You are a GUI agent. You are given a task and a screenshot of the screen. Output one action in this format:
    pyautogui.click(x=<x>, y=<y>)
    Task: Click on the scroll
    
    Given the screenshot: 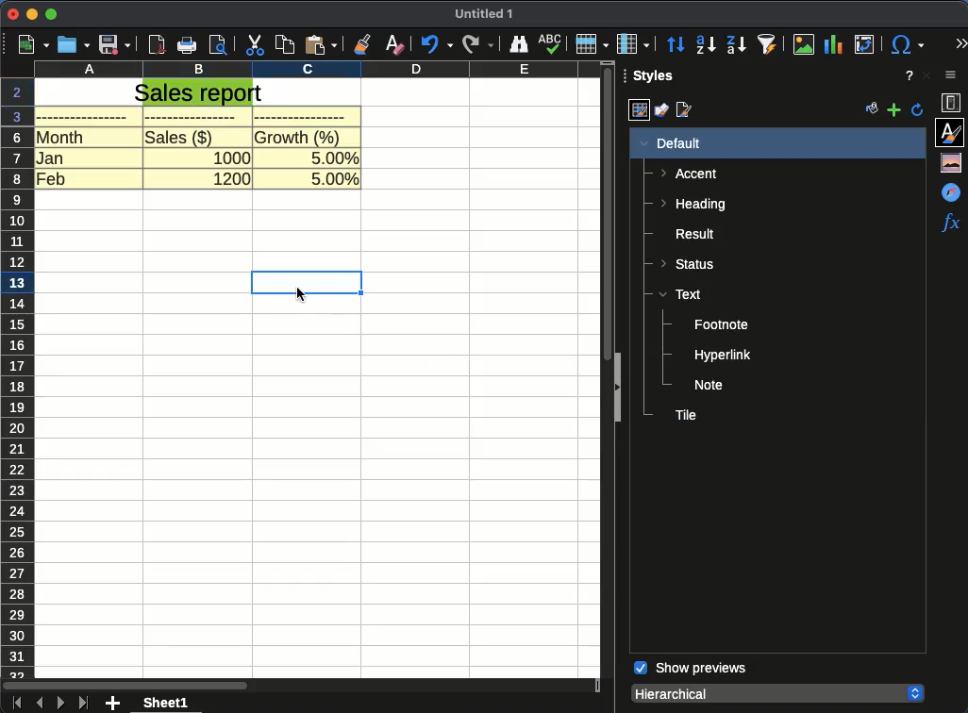 What is the action you would take?
    pyautogui.click(x=608, y=212)
    